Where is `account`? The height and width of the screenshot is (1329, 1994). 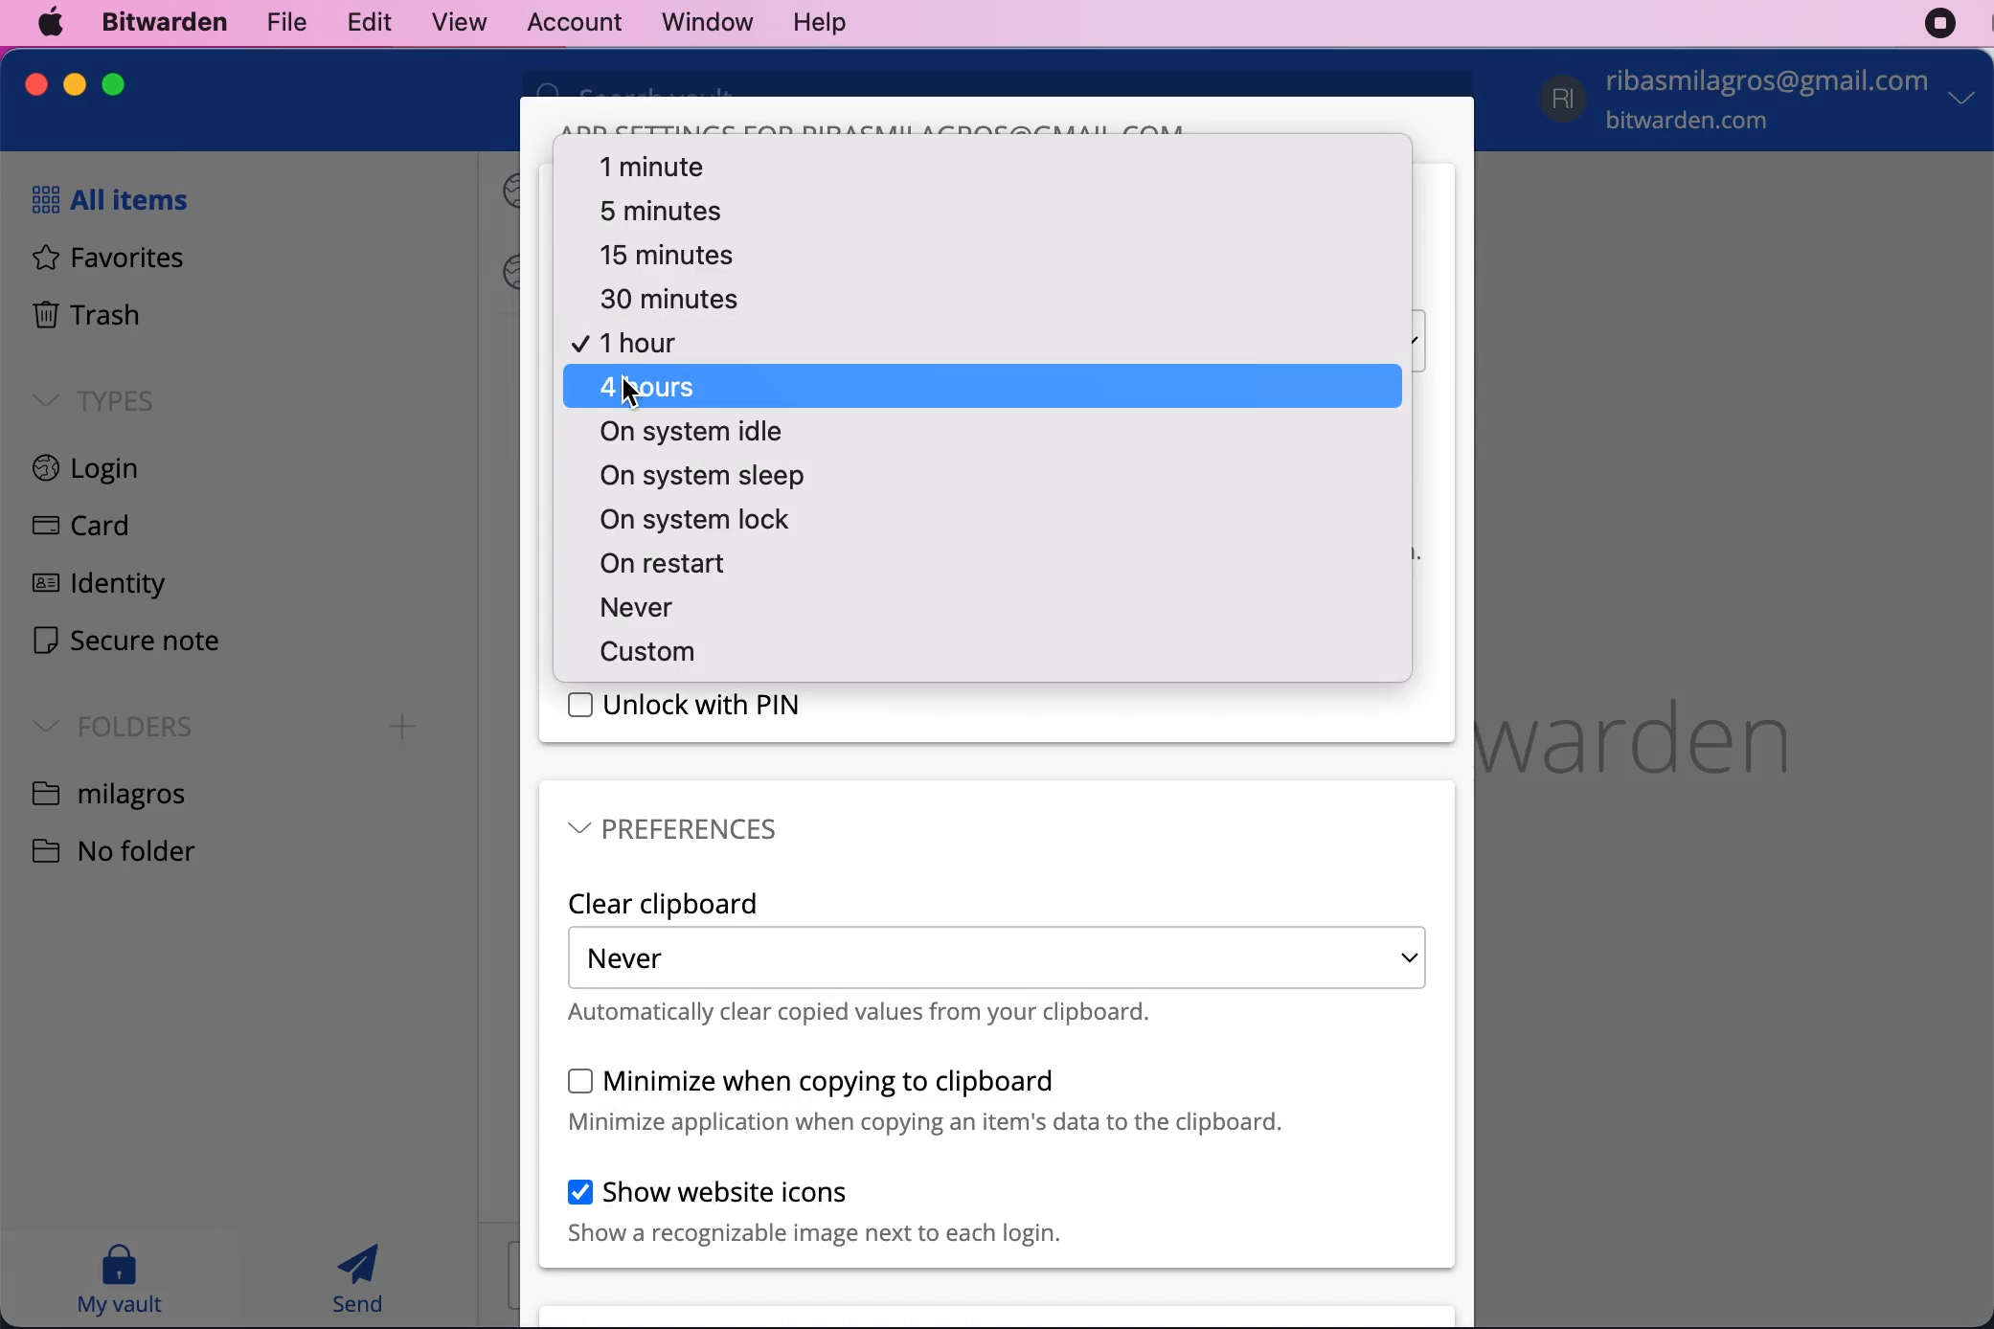
account is located at coordinates (567, 20).